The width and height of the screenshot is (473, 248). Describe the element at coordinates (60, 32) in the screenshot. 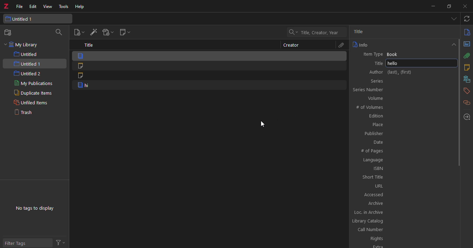

I see `search` at that location.